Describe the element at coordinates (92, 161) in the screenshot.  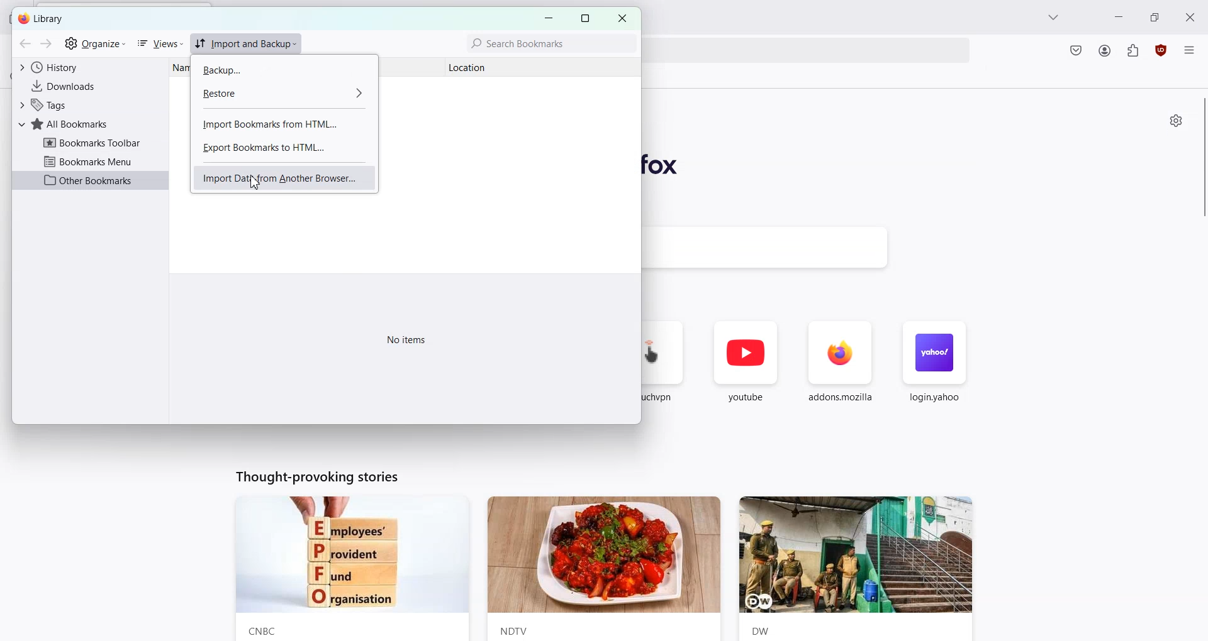
I see `Bookmarks Menu` at that location.